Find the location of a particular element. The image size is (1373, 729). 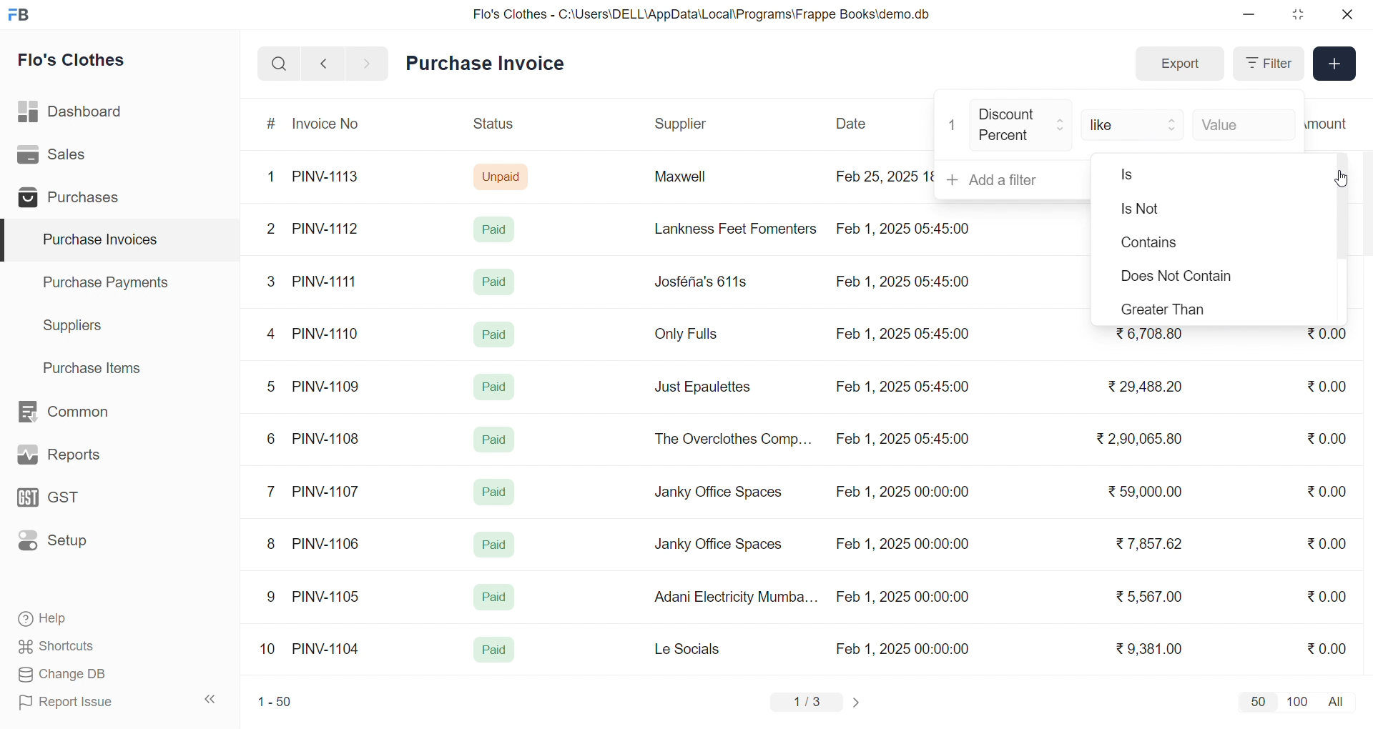

PINV-1107 is located at coordinates (329, 492).